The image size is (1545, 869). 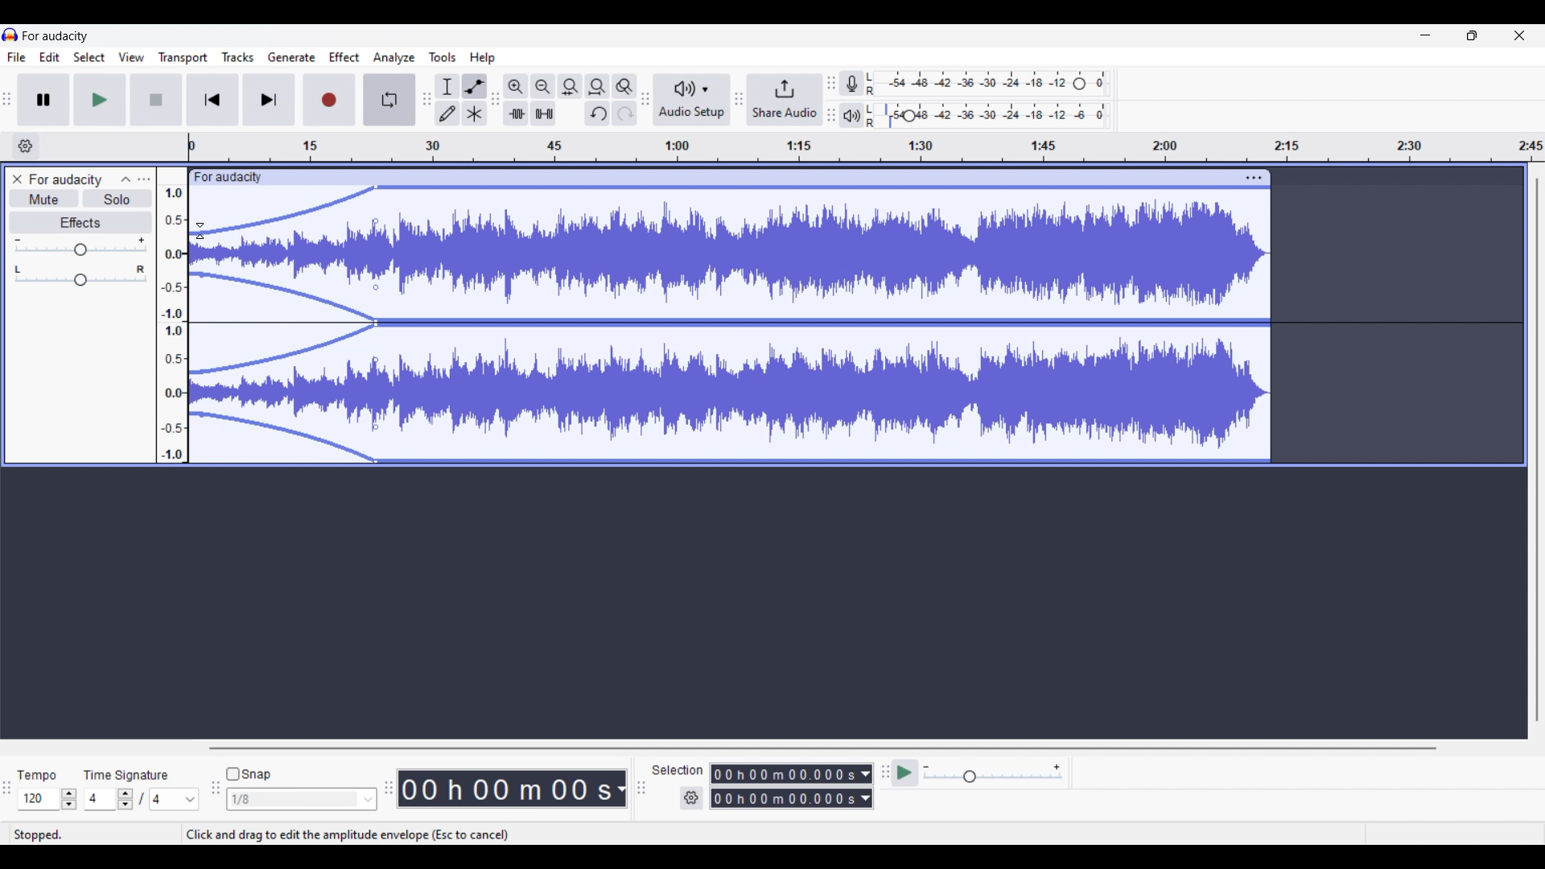 I want to click on Fit project to width, so click(x=599, y=86).